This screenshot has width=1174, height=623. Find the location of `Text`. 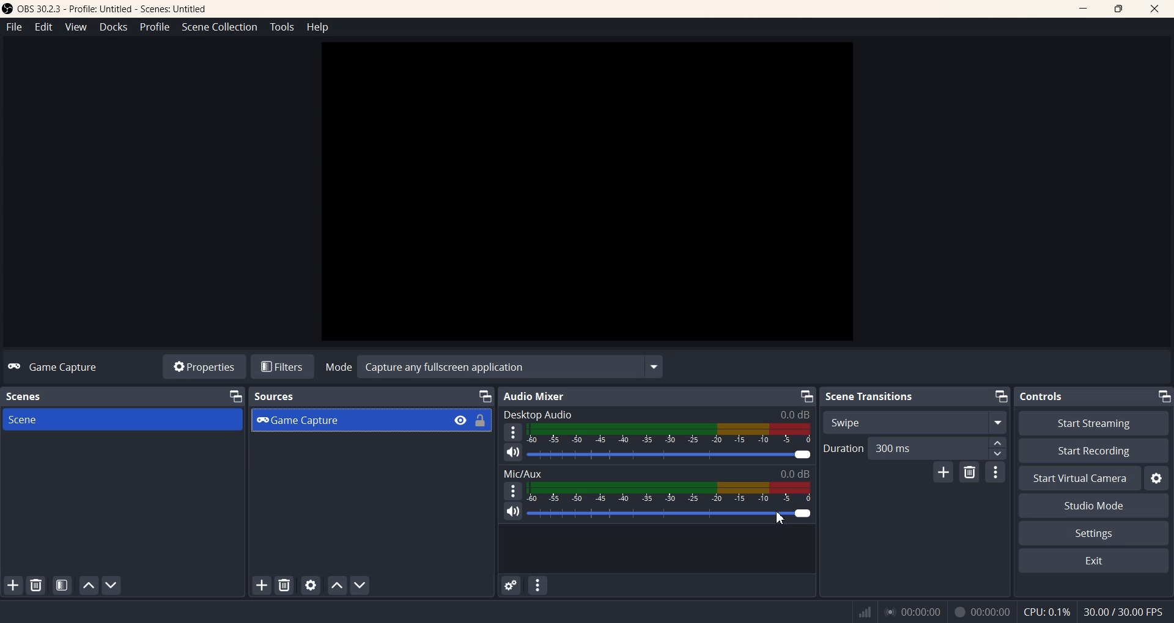

Text is located at coordinates (27, 397).